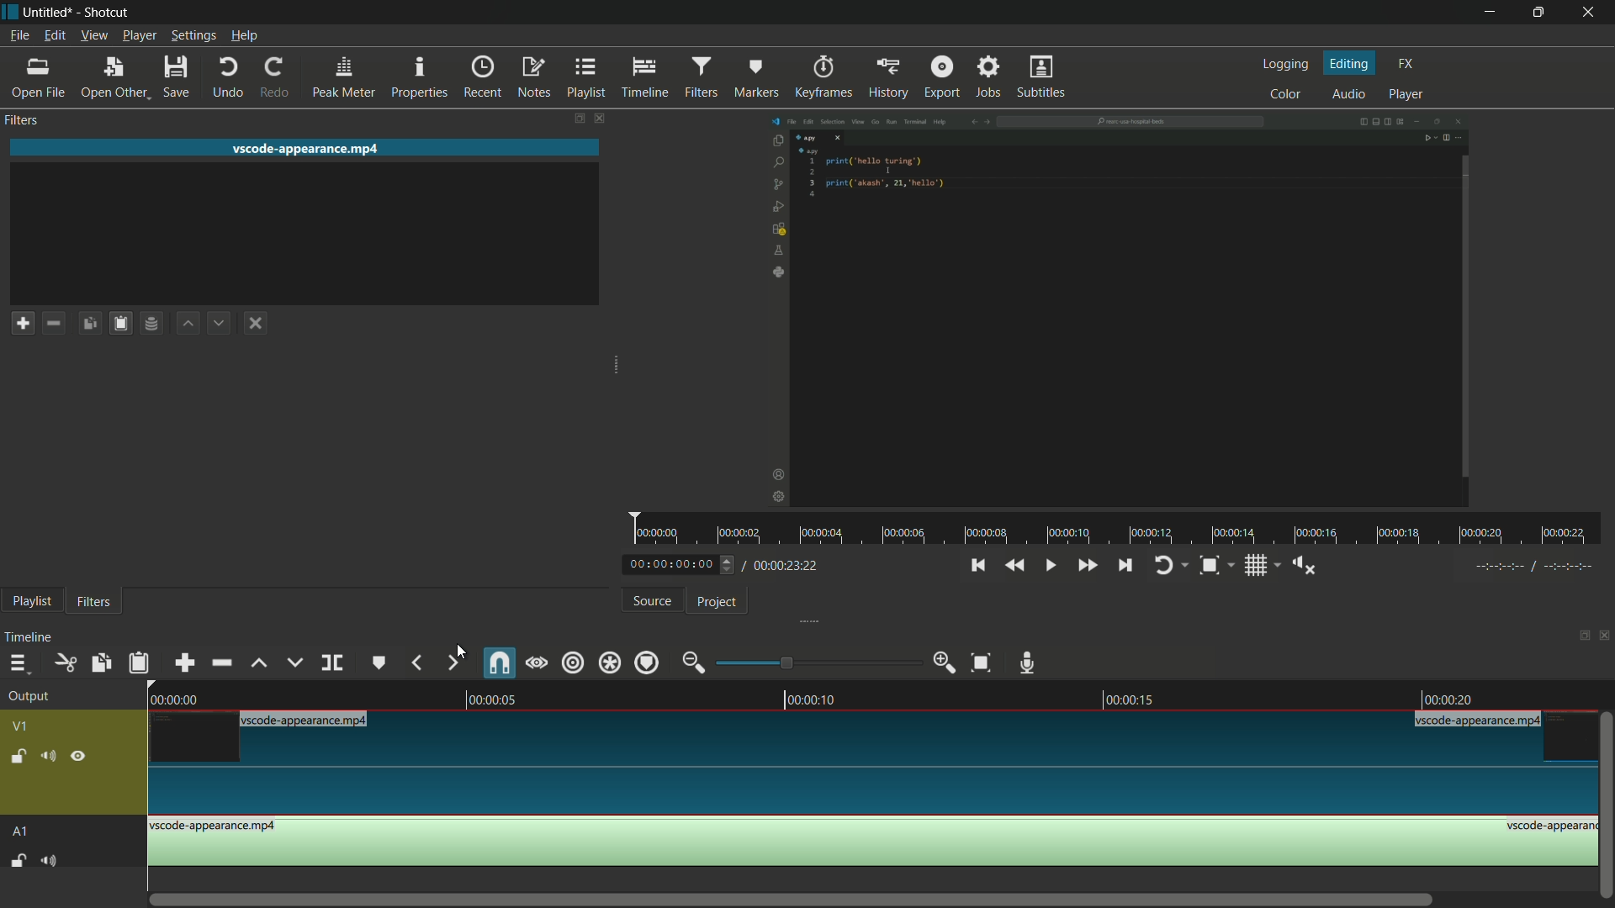 Image resolution: width=1615 pixels, height=908 pixels. Describe the element at coordinates (10, 11) in the screenshot. I see `app icon` at that location.